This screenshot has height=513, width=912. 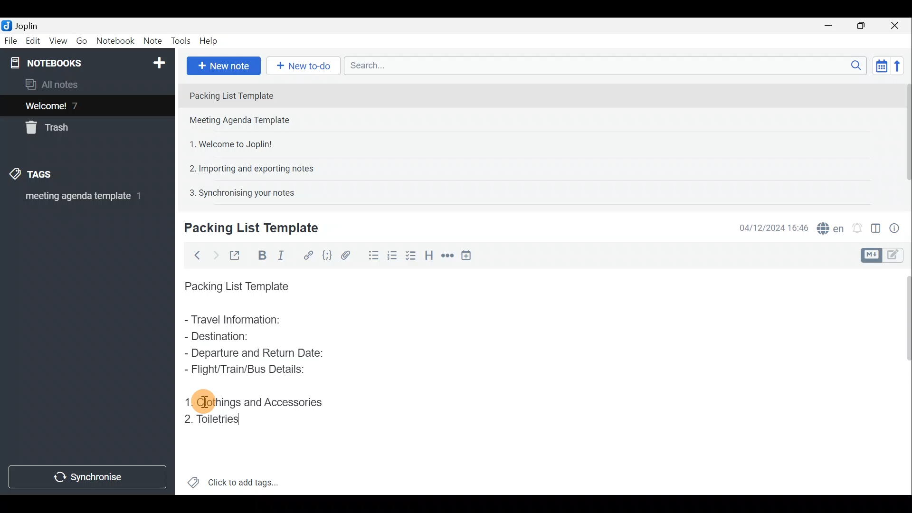 I want to click on New to-do, so click(x=304, y=66).